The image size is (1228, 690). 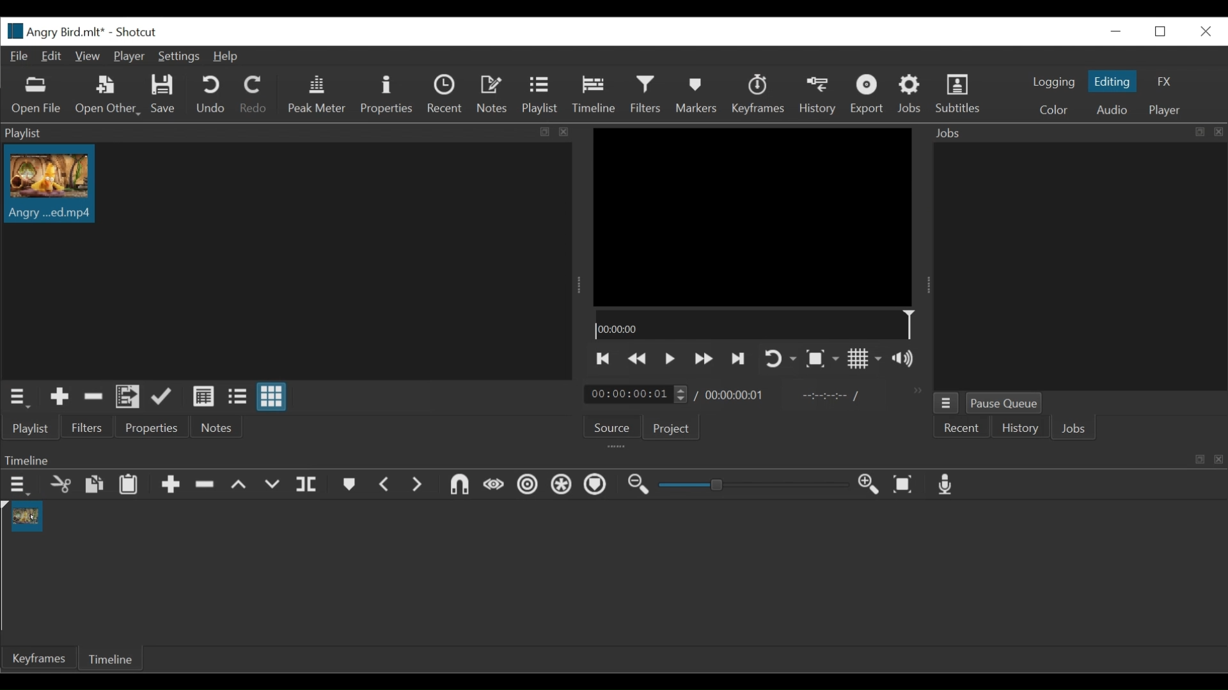 I want to click on Append, so click(x=171, y=485).